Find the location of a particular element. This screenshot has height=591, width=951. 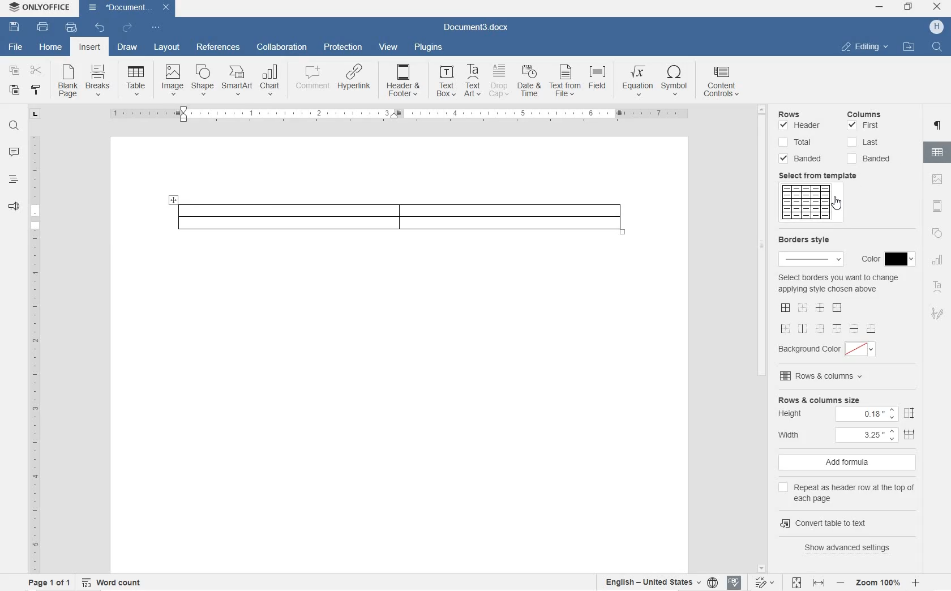

Image is located at coordinates (173, 79).